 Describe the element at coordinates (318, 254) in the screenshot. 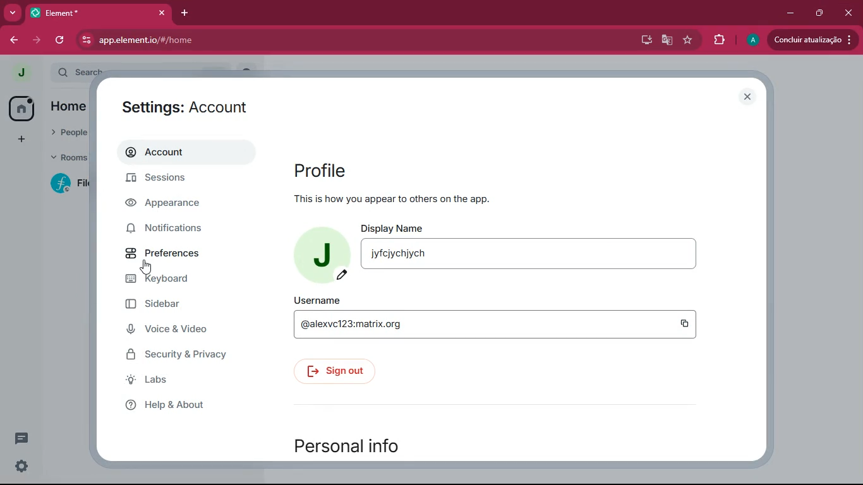

I see `profile picture` at that location.